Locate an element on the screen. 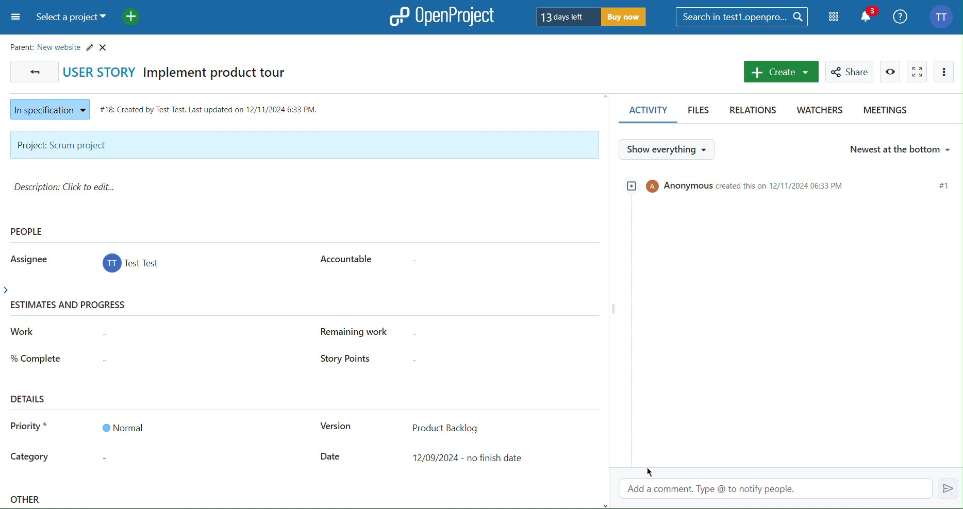 This screenshot has height=509, width=963. Created by date time is located at coordinates (211, 107).